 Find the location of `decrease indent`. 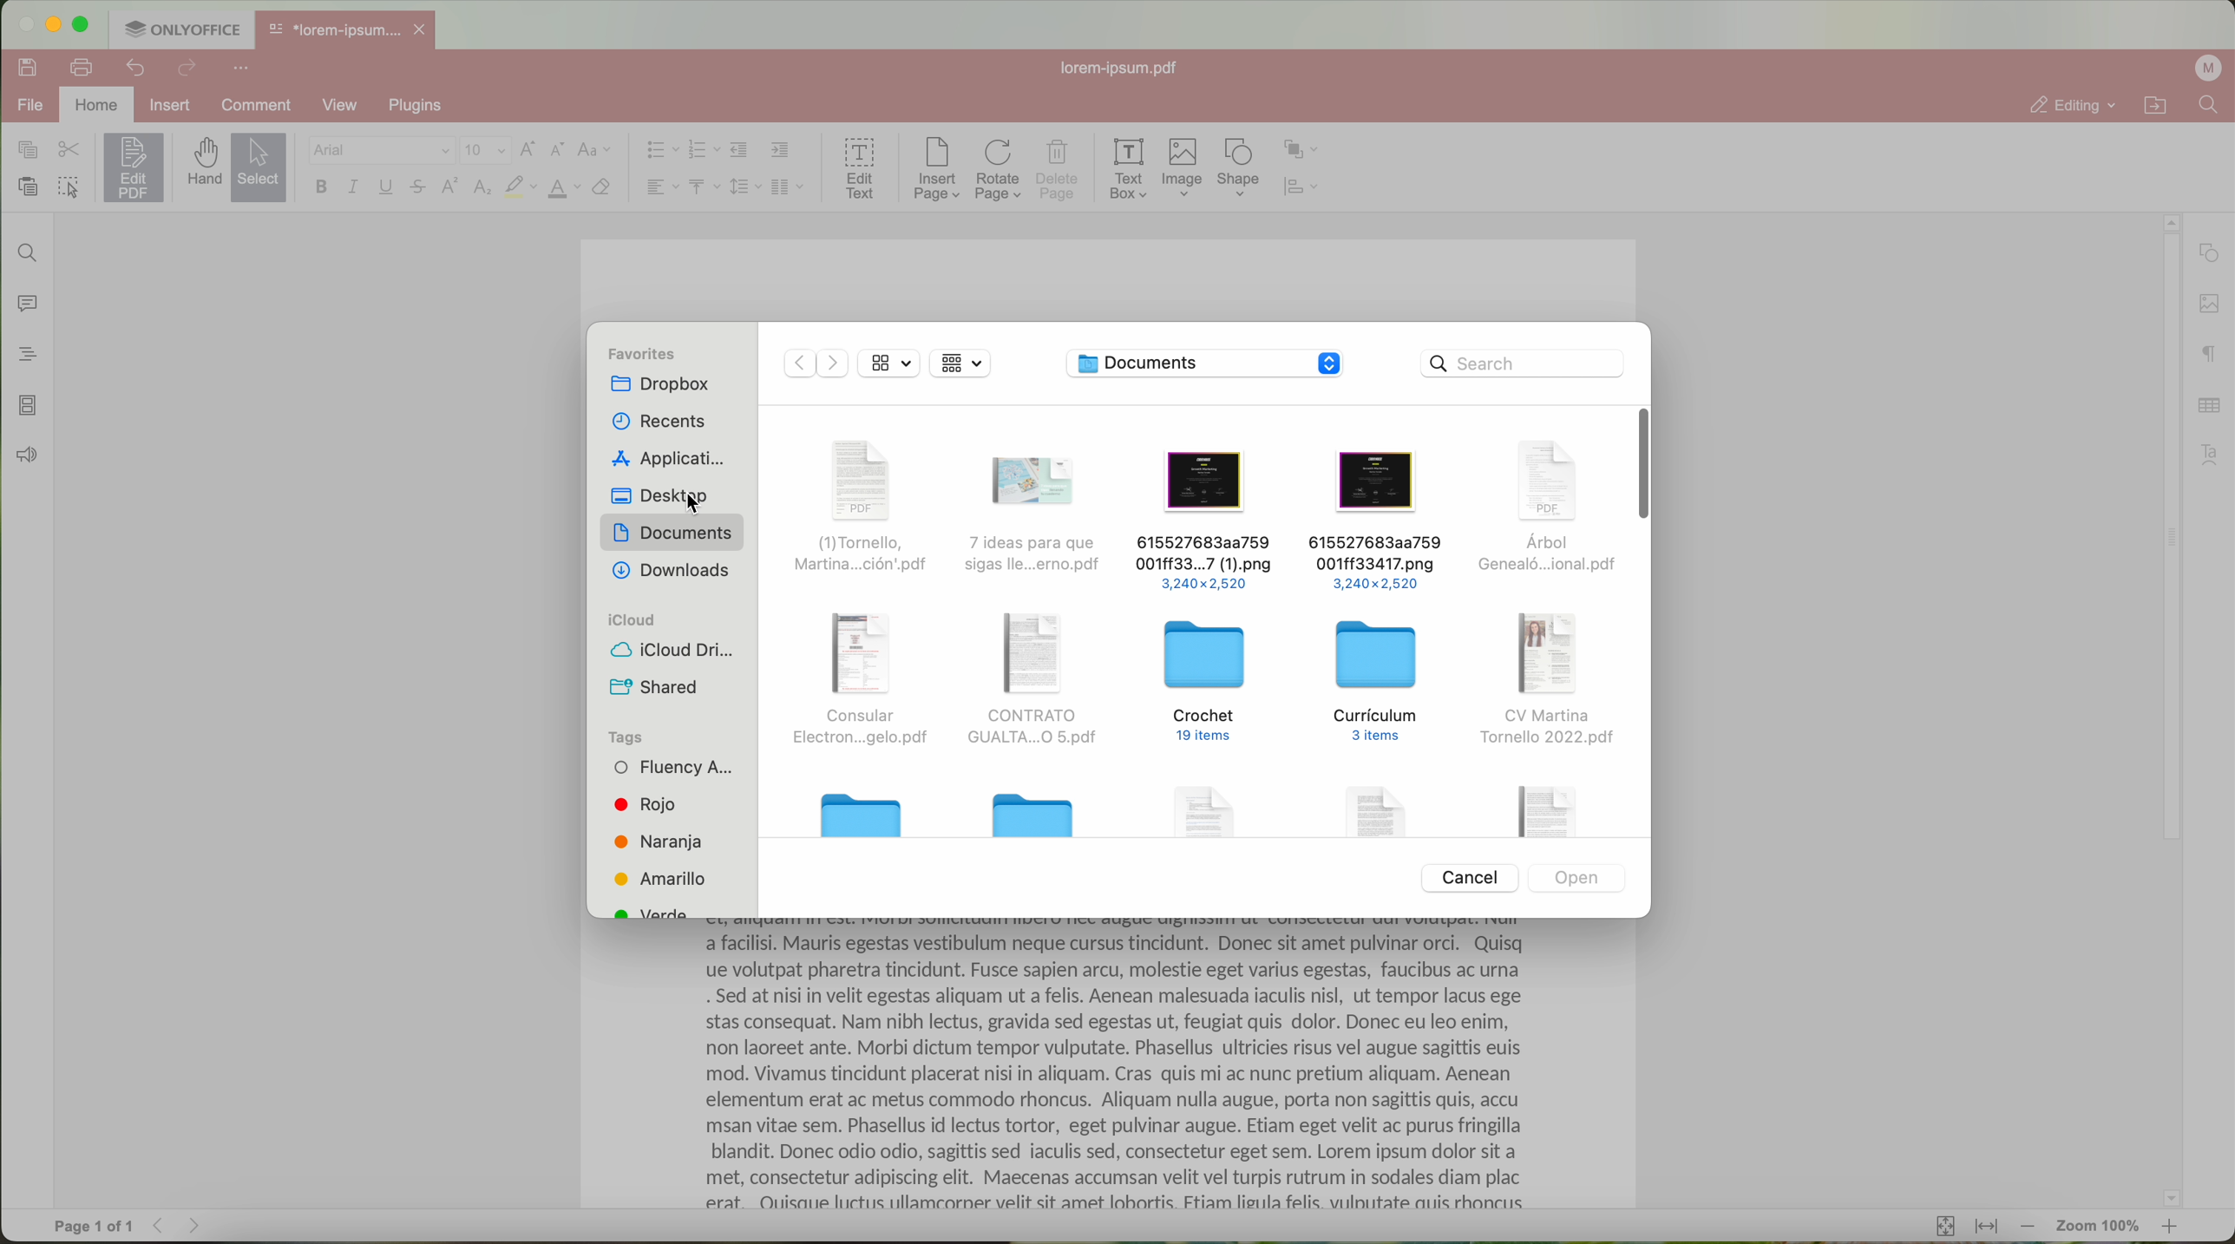

decrease indent is located at coordinates (739, 150).